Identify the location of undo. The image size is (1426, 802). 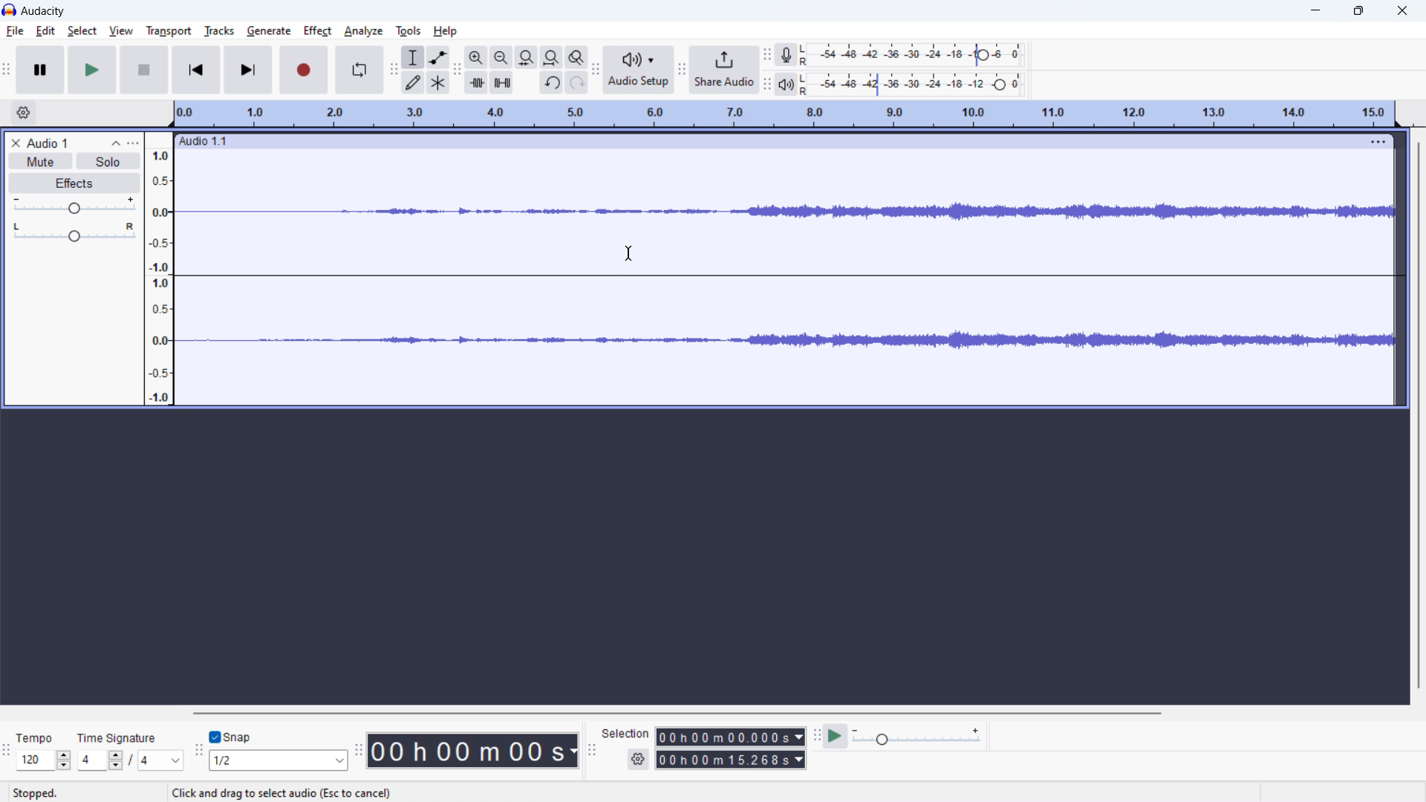
(550, 83).